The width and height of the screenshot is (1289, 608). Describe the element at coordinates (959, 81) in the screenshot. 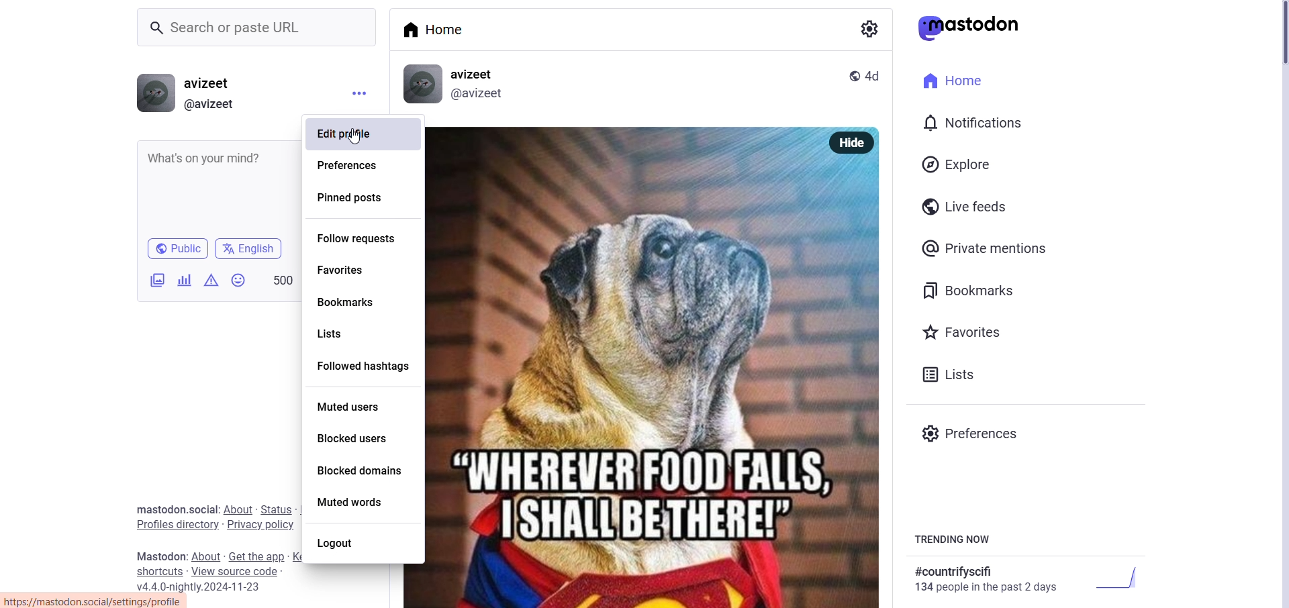

I see `home` at that location.